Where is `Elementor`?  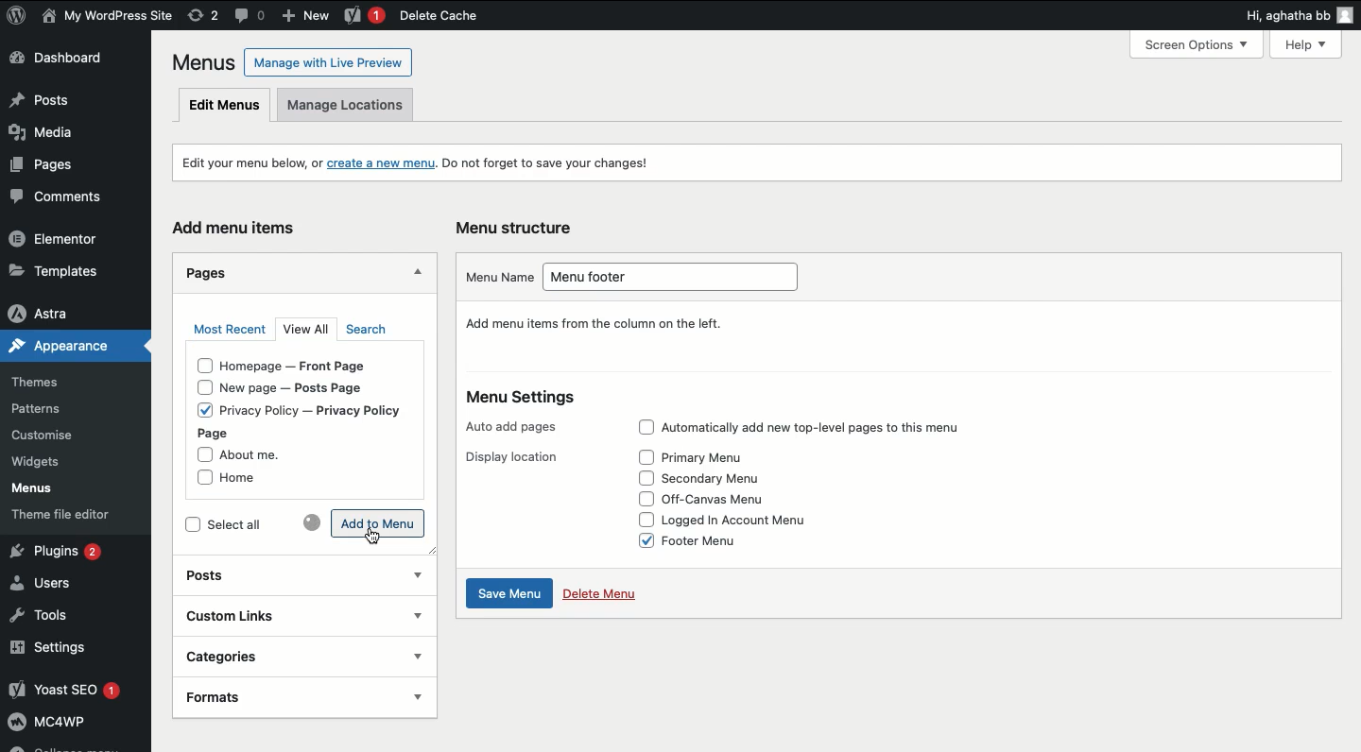 Elementor is located at coordinates (64, 240).